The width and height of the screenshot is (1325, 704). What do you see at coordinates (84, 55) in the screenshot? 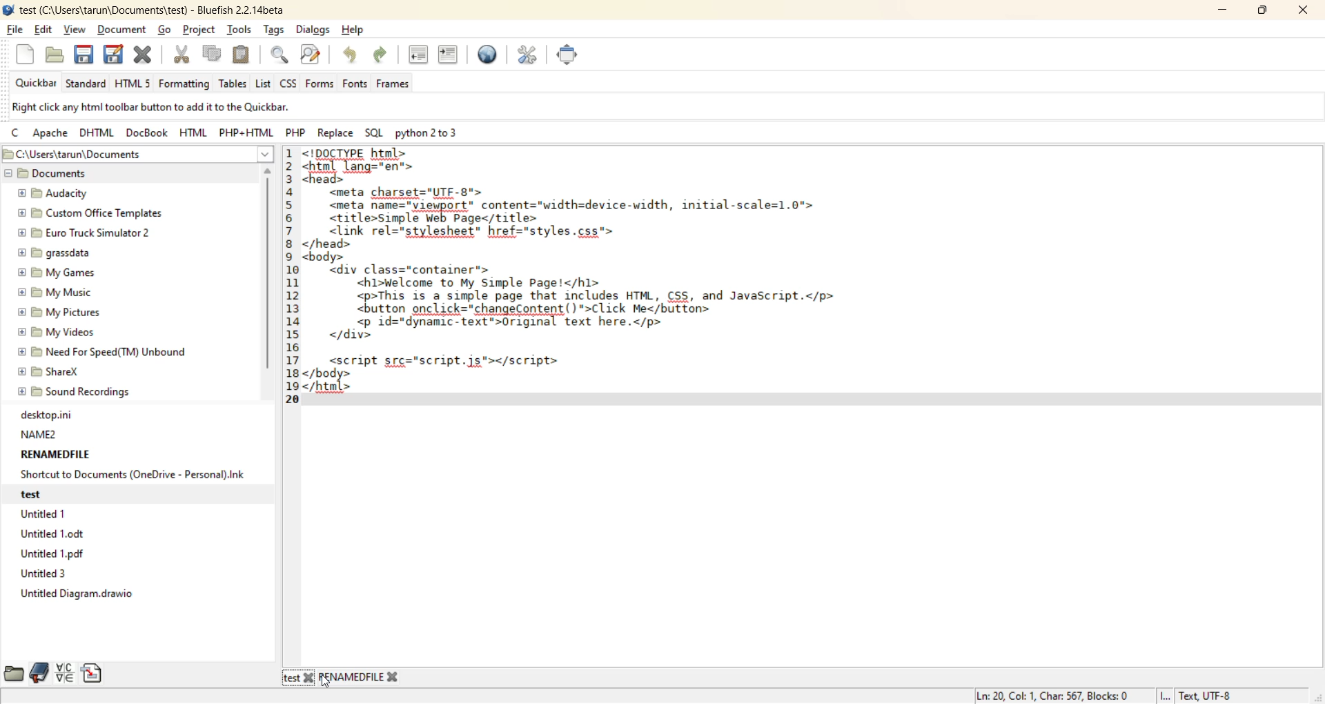
I see `save` at bounding box center [84, 55].